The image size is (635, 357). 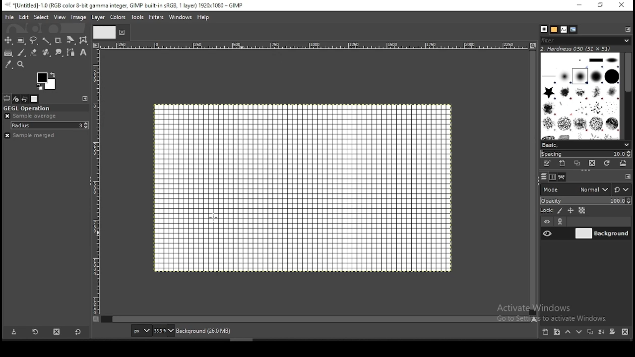 I want to click on tools, so click(x=139, y=17).